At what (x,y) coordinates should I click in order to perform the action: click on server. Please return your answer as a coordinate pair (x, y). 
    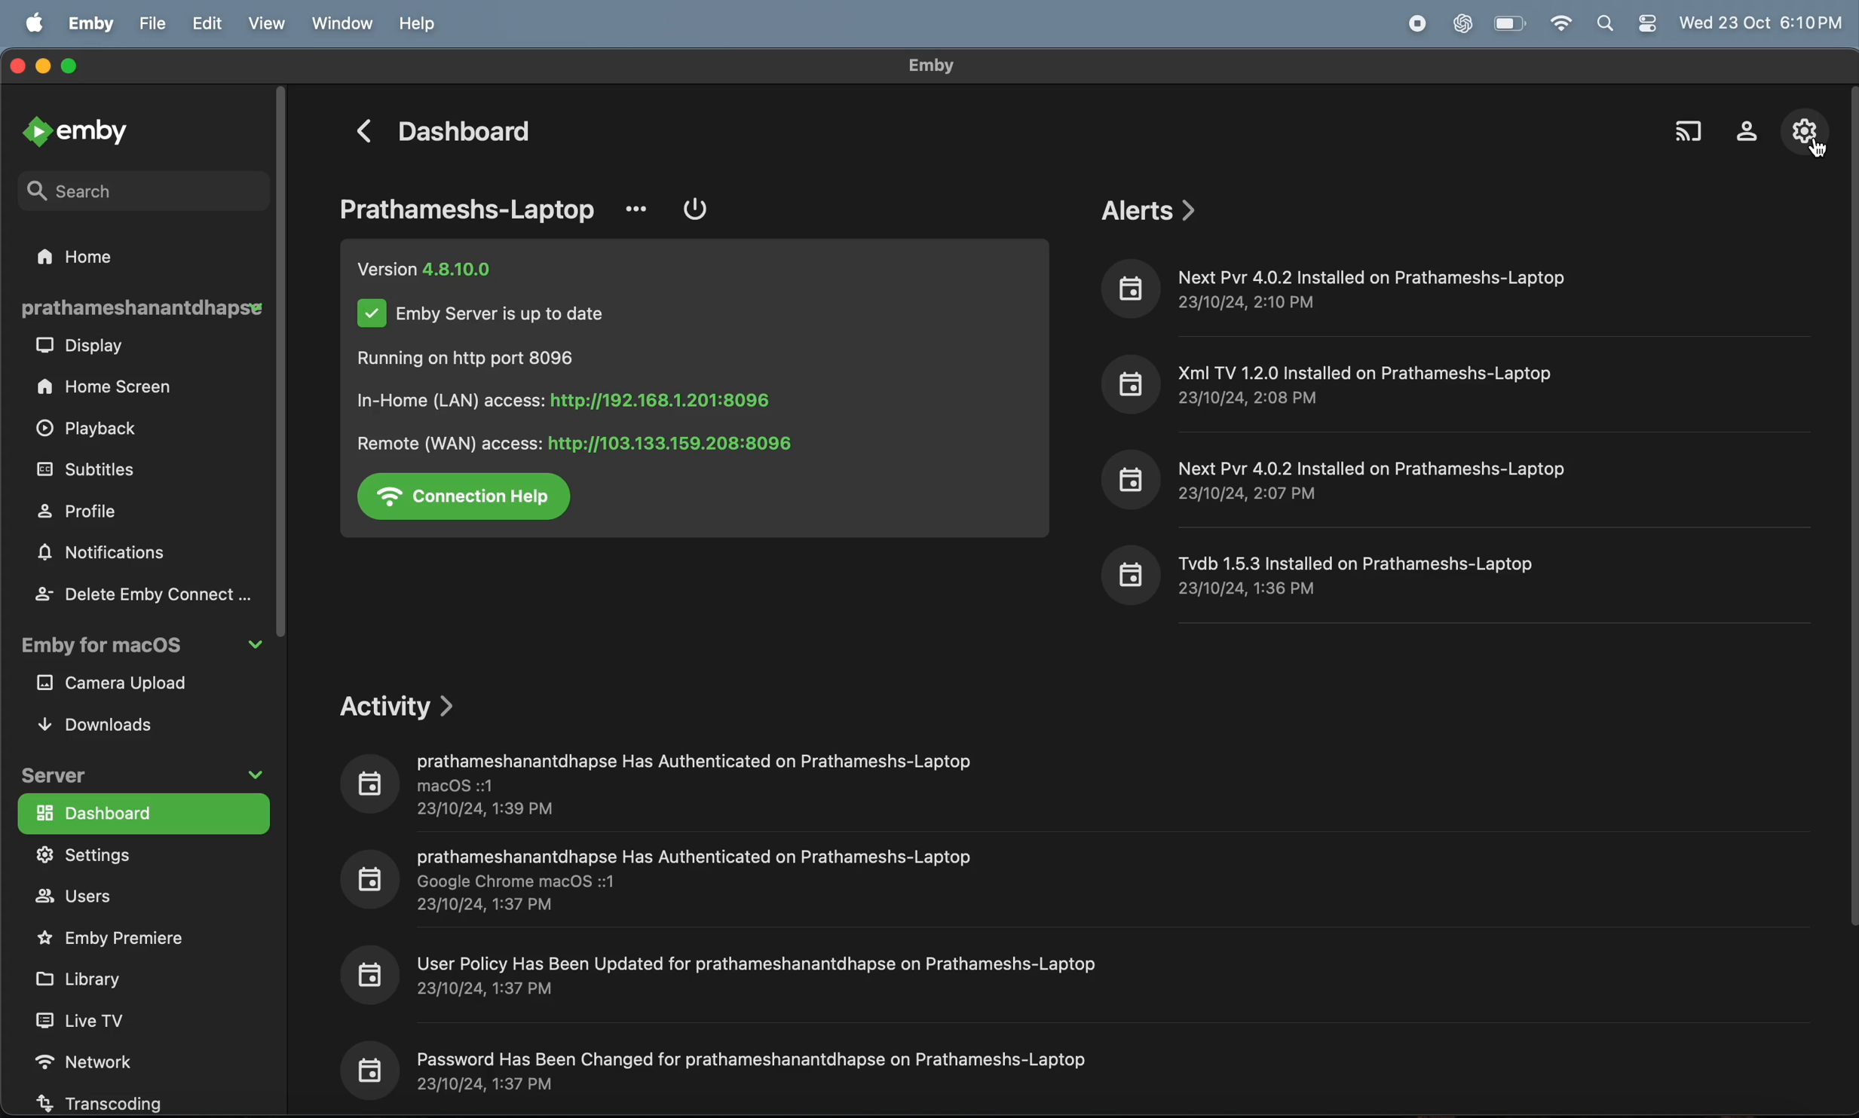
    Looking at the image, I should click on (142, 776).